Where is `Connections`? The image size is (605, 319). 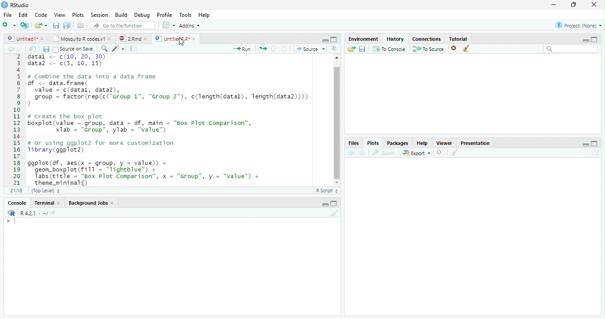 Connections is located at coordinates (427, 39).